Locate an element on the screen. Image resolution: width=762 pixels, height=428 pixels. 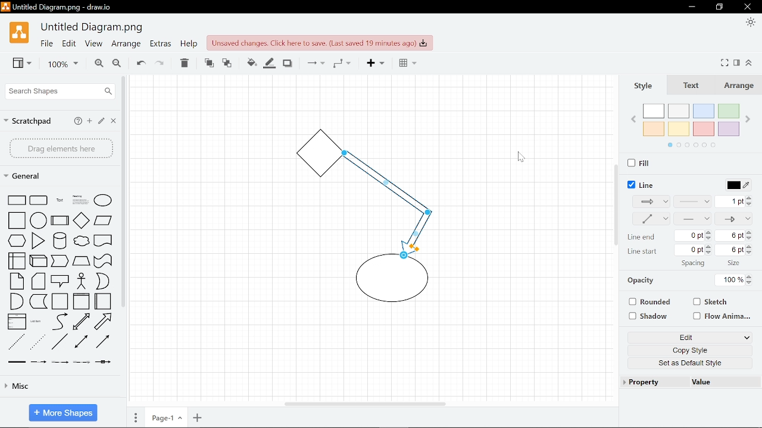
Set as Default Style is located at coordinates (692, 362).